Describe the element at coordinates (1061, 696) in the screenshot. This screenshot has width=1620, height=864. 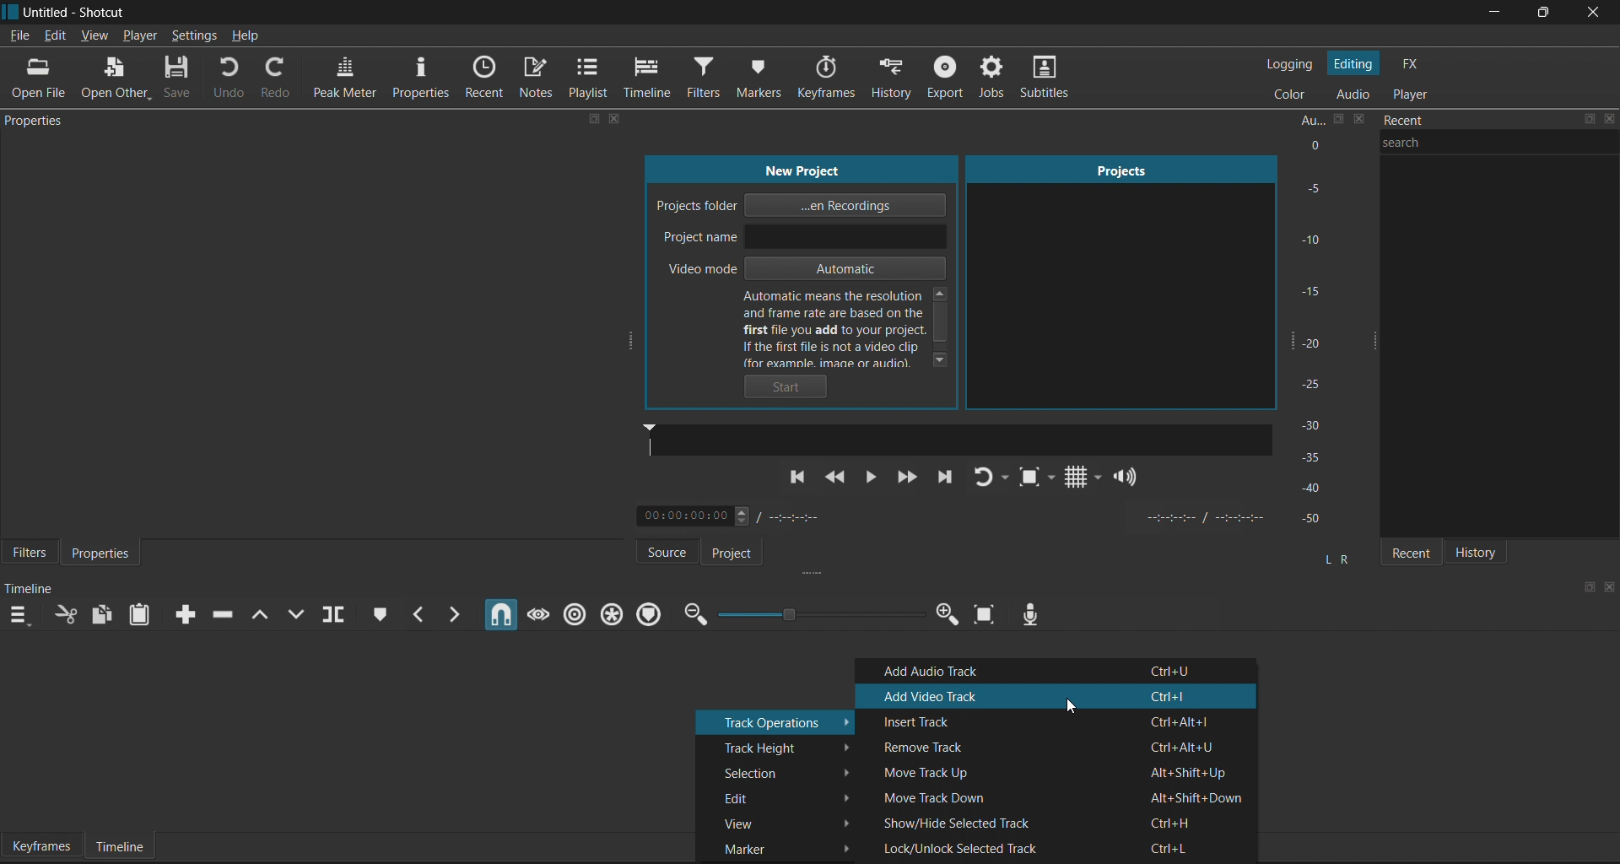
I see `Add Video Track` at that location.